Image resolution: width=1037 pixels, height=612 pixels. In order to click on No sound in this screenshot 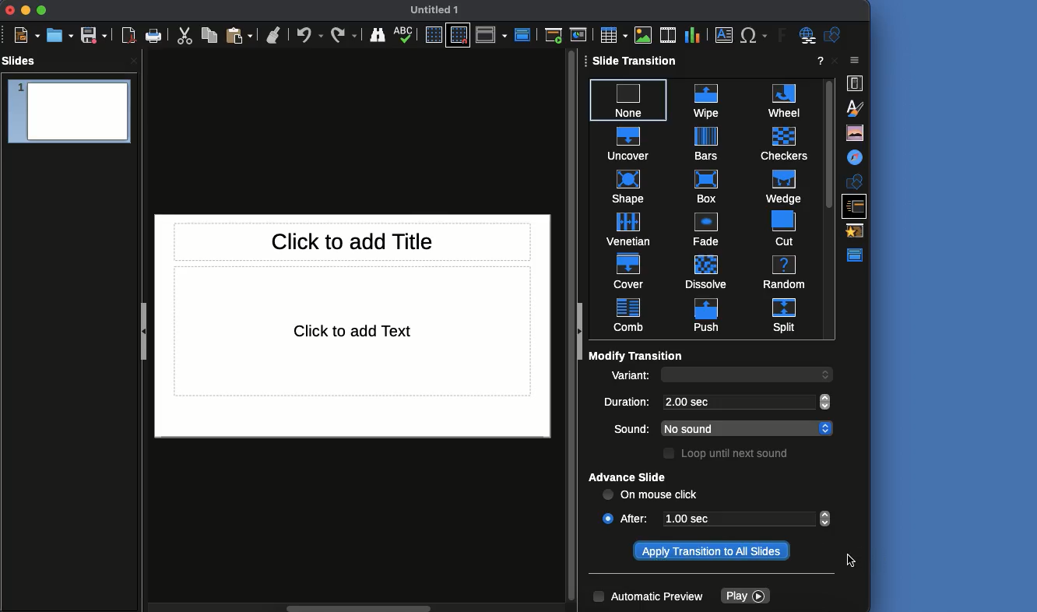, I will do `click(735, 428)`.